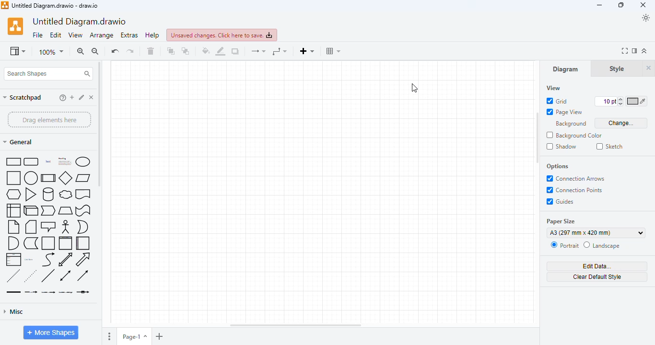 The height and width of the screenshot is (345, 655). I want to click on circle, so click(31, 178).